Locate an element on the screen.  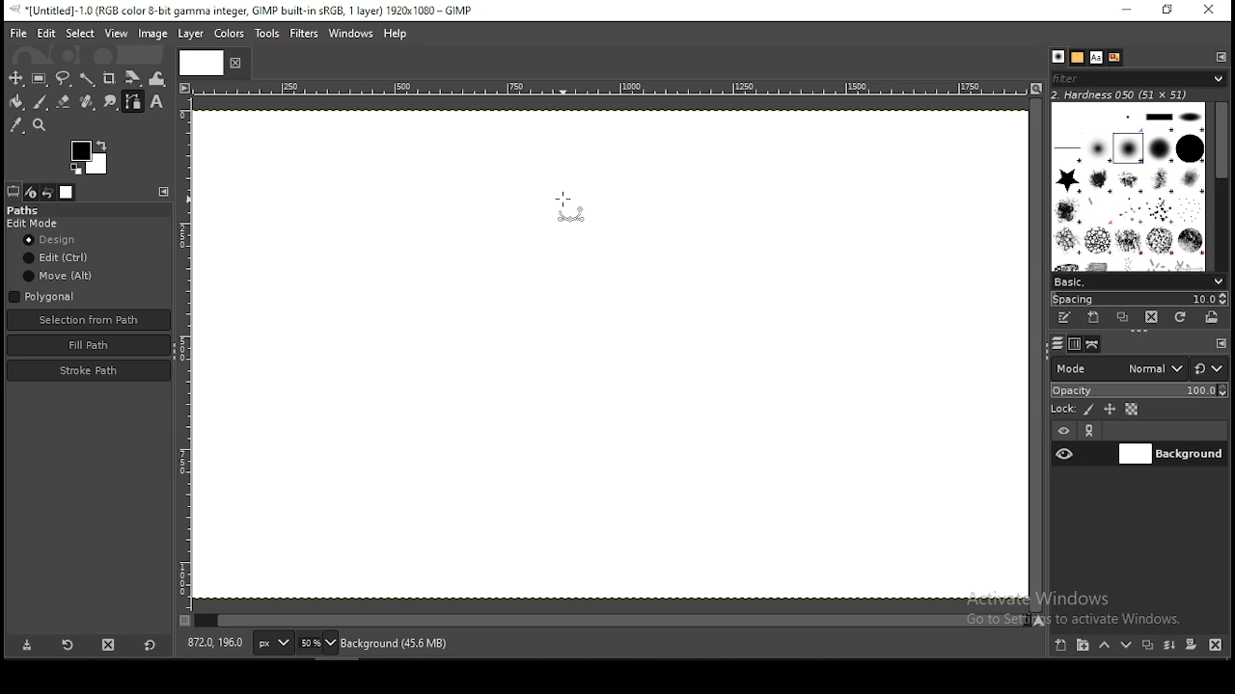
edit mode is located at coordinates (35, 224).